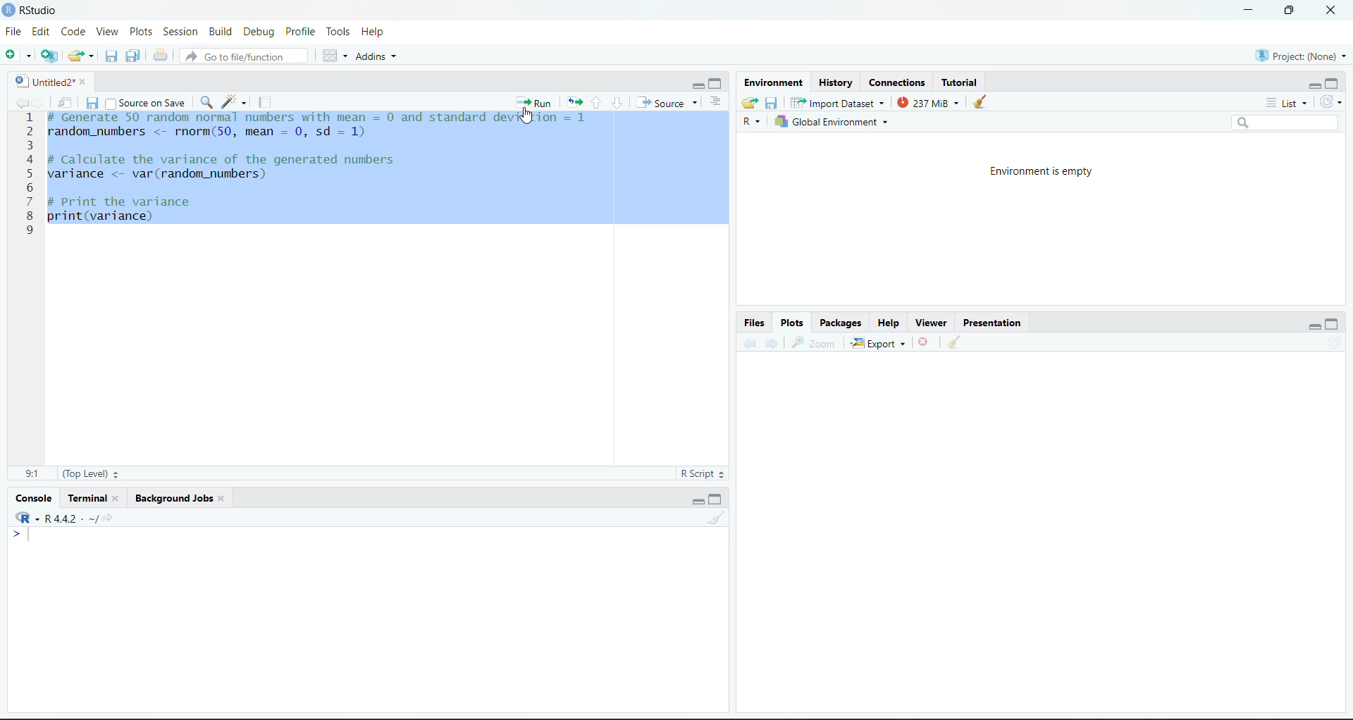  What do you see at coordinates (375, 56) in the screenshot?
I see `Addins` at bounding box center [375, 56].